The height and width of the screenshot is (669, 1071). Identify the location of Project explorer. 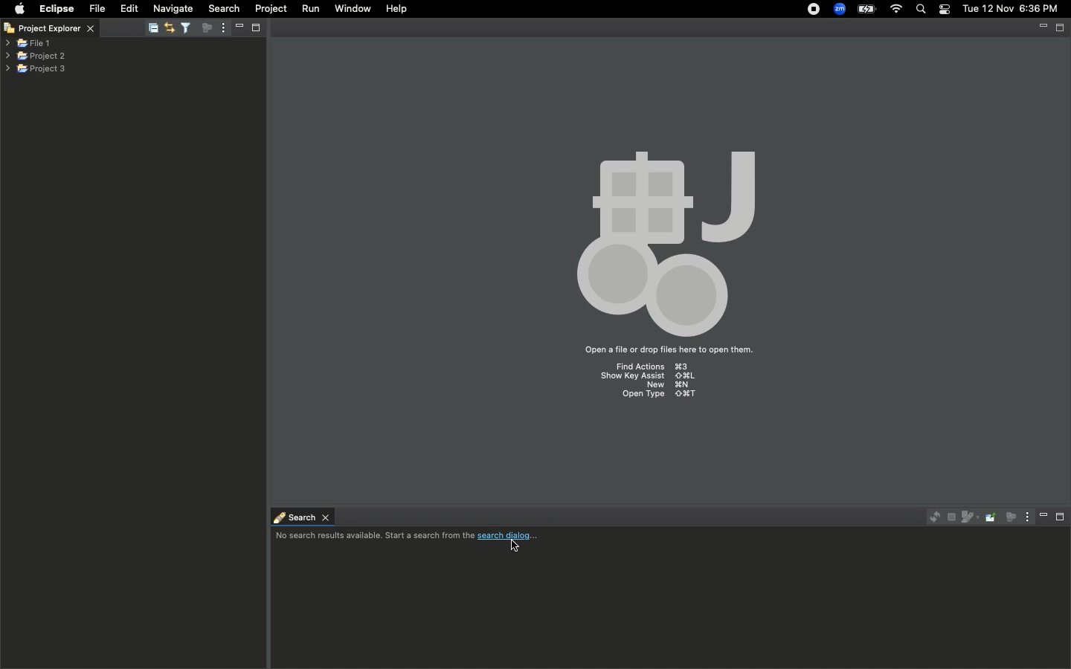
(59, 28).